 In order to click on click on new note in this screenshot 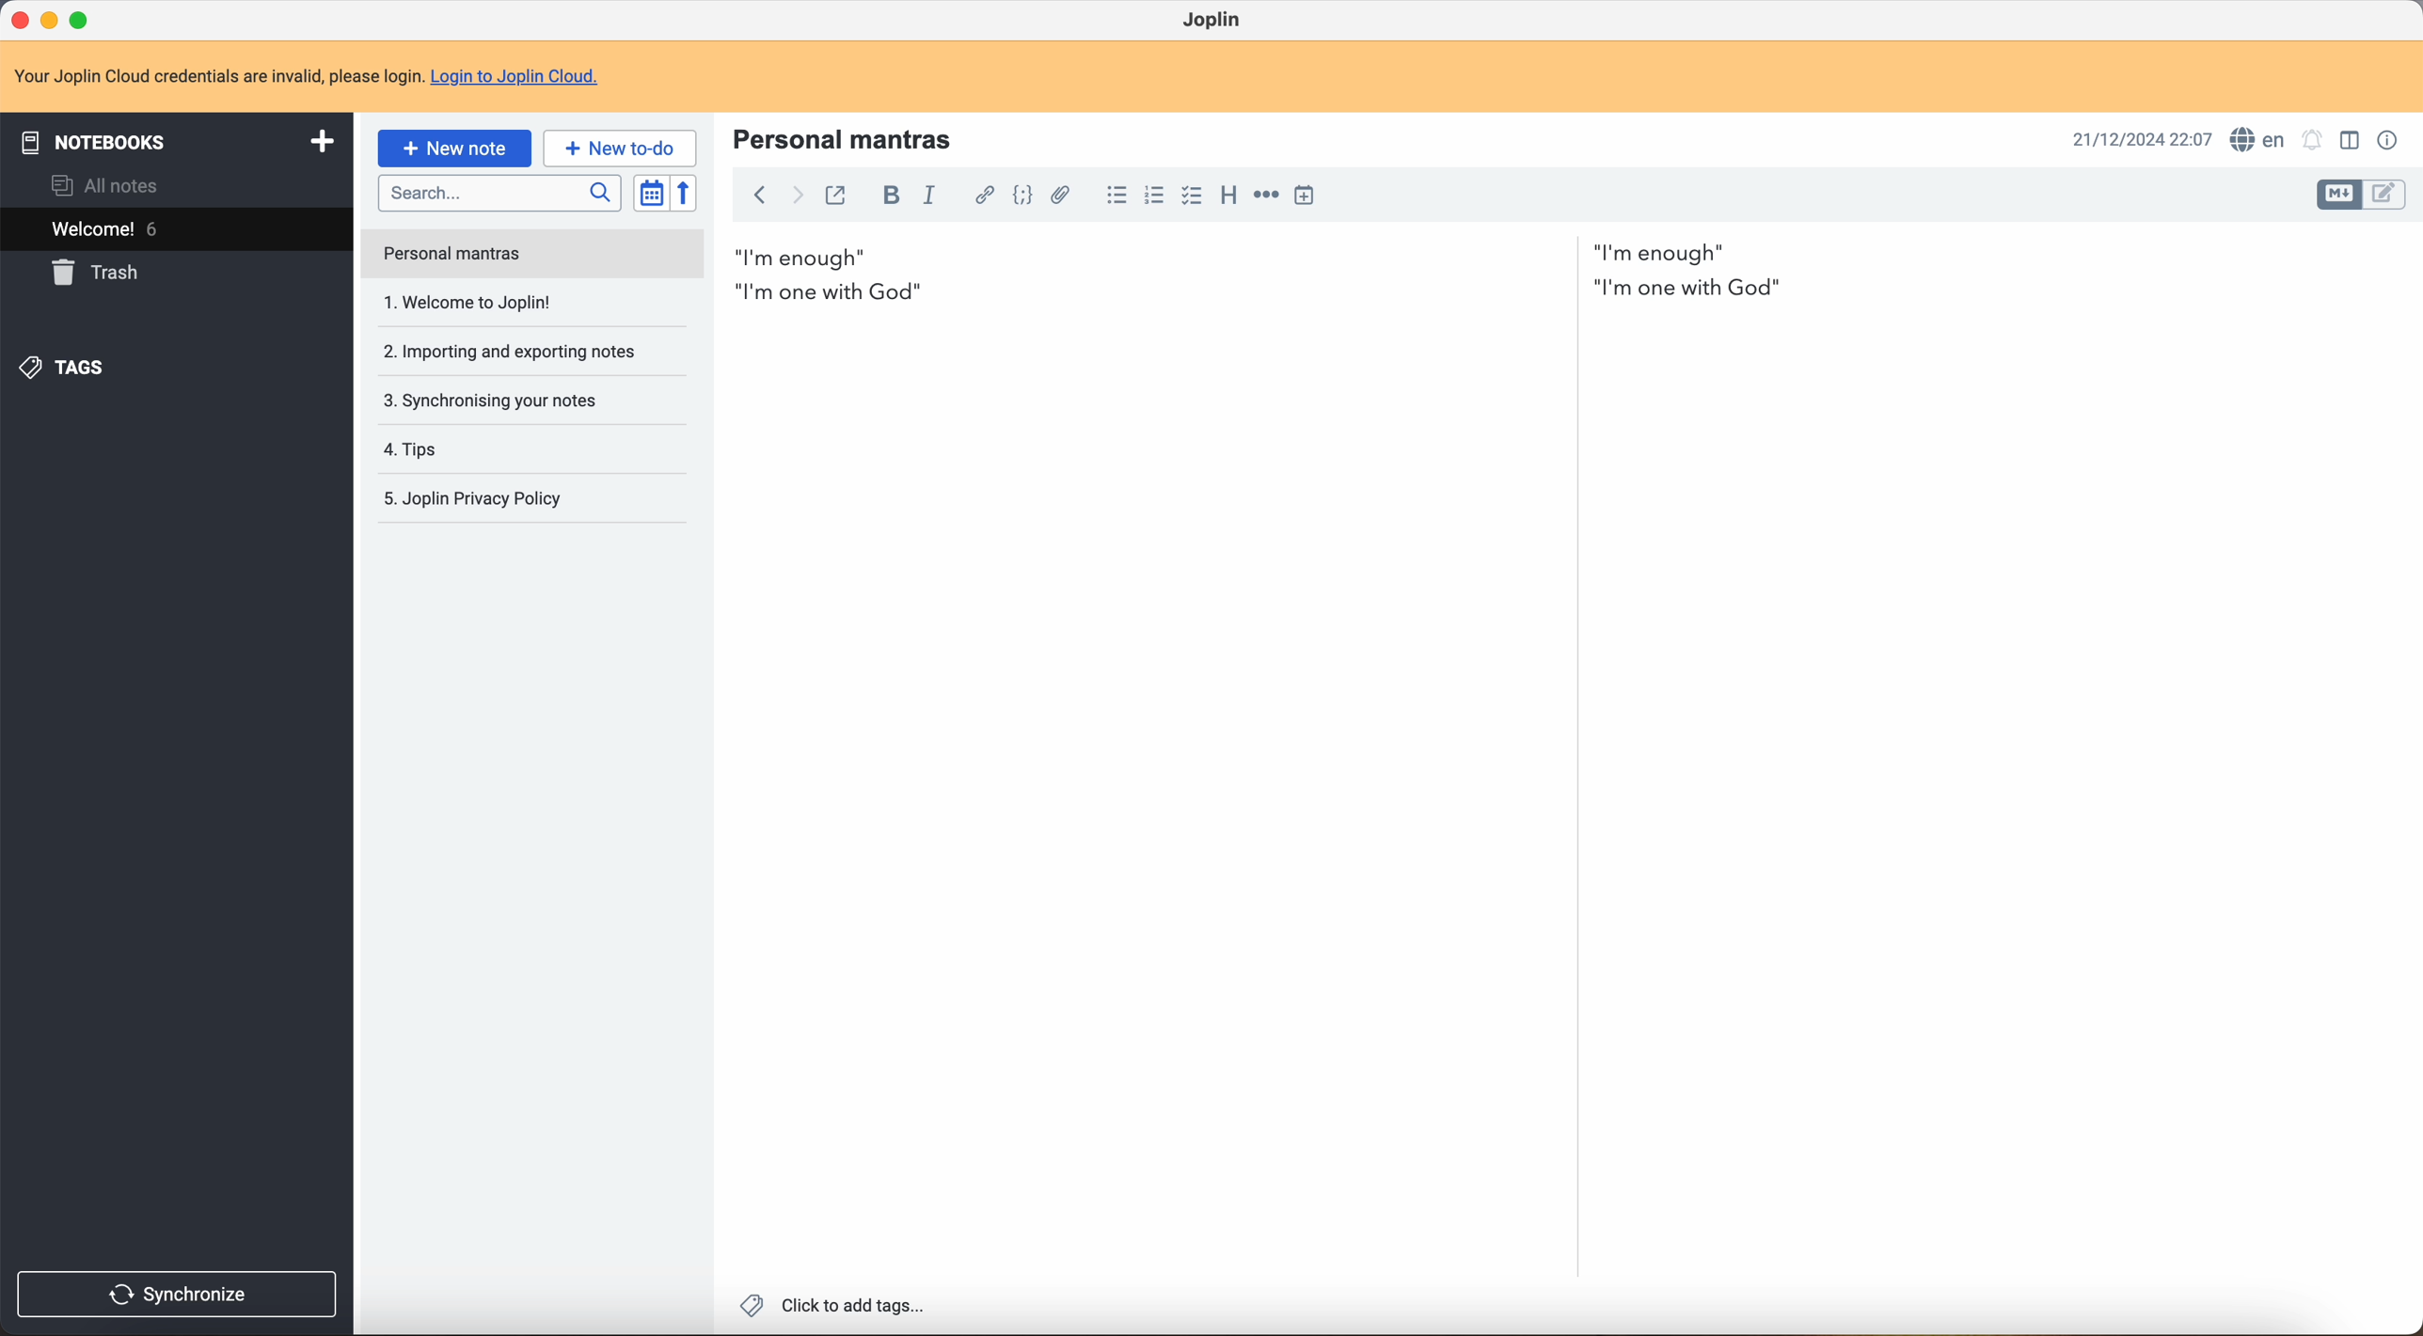, I will do `click(455, 149)`.